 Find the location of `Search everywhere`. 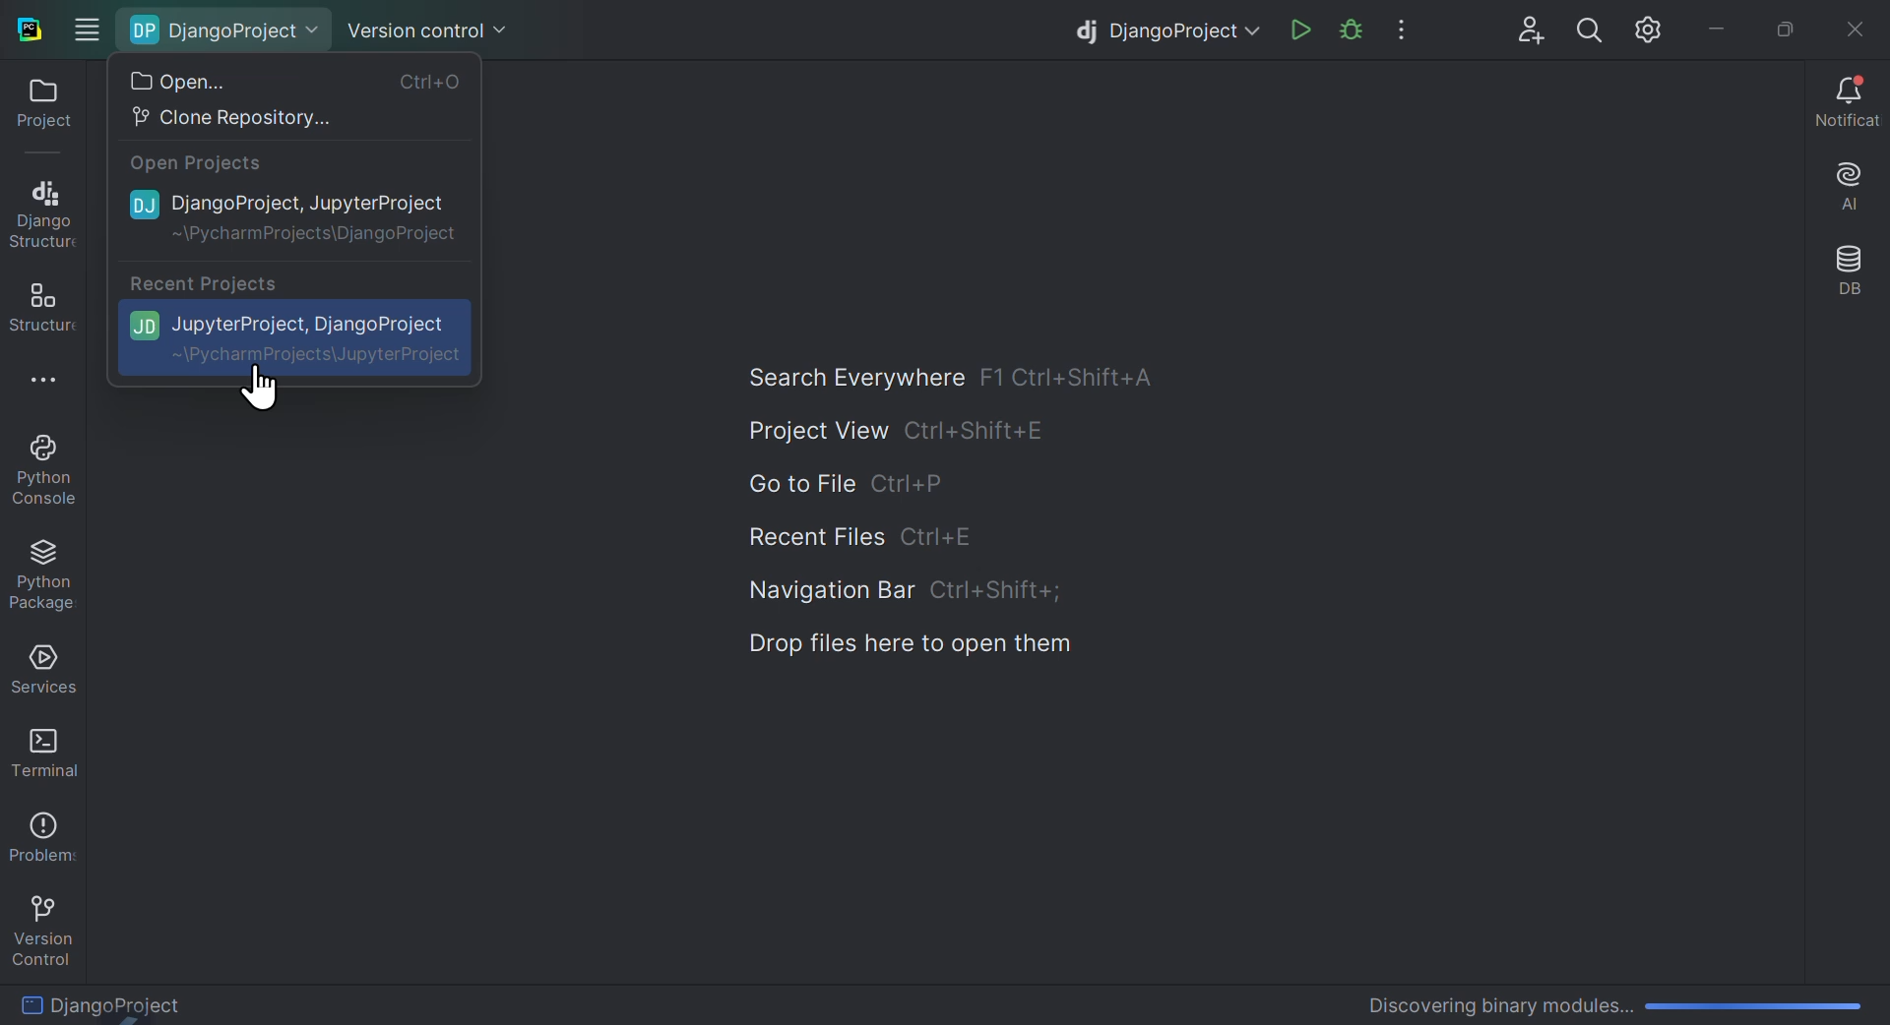

Search everywhere is located at coordinates (843, 371).